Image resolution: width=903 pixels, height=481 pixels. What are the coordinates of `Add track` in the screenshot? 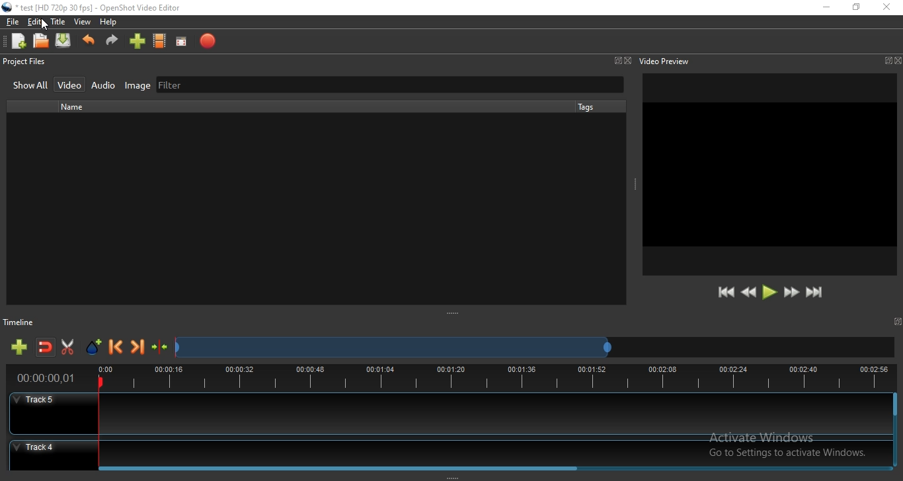 It's located at (20, 348).